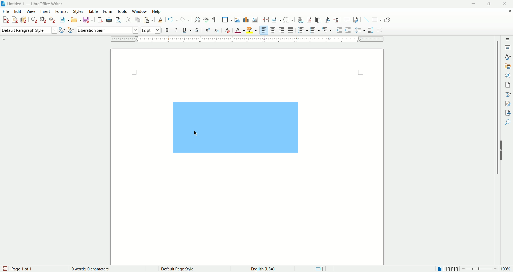 This screenshot has width=513, height=272. What do you see at coordinates (161, 19) in the screenshot?
I see `clone formatting` at bounding box center [161, 19].